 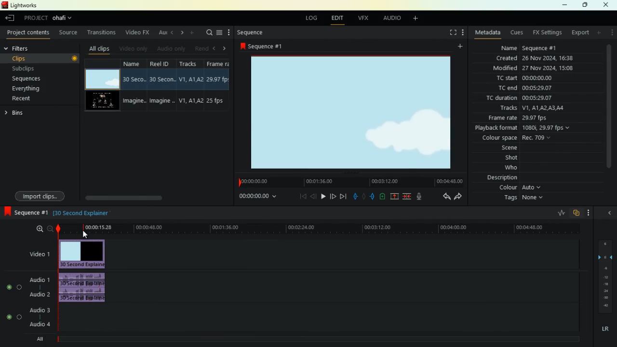 What do you see at coordinates (85, 254) in the screenshot?
I see `video` at bounding box center [85, 254].